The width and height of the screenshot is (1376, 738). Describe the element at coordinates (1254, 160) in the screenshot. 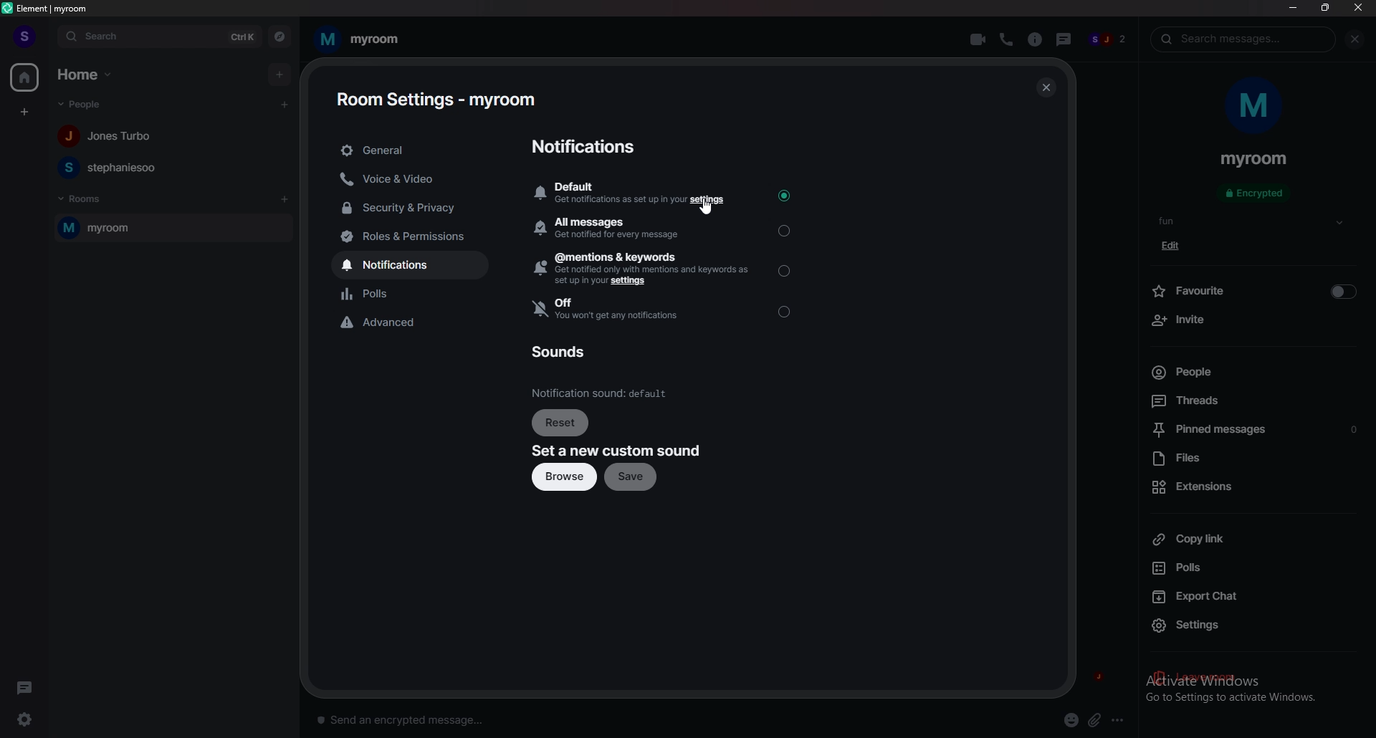

I see `room name` at that location.